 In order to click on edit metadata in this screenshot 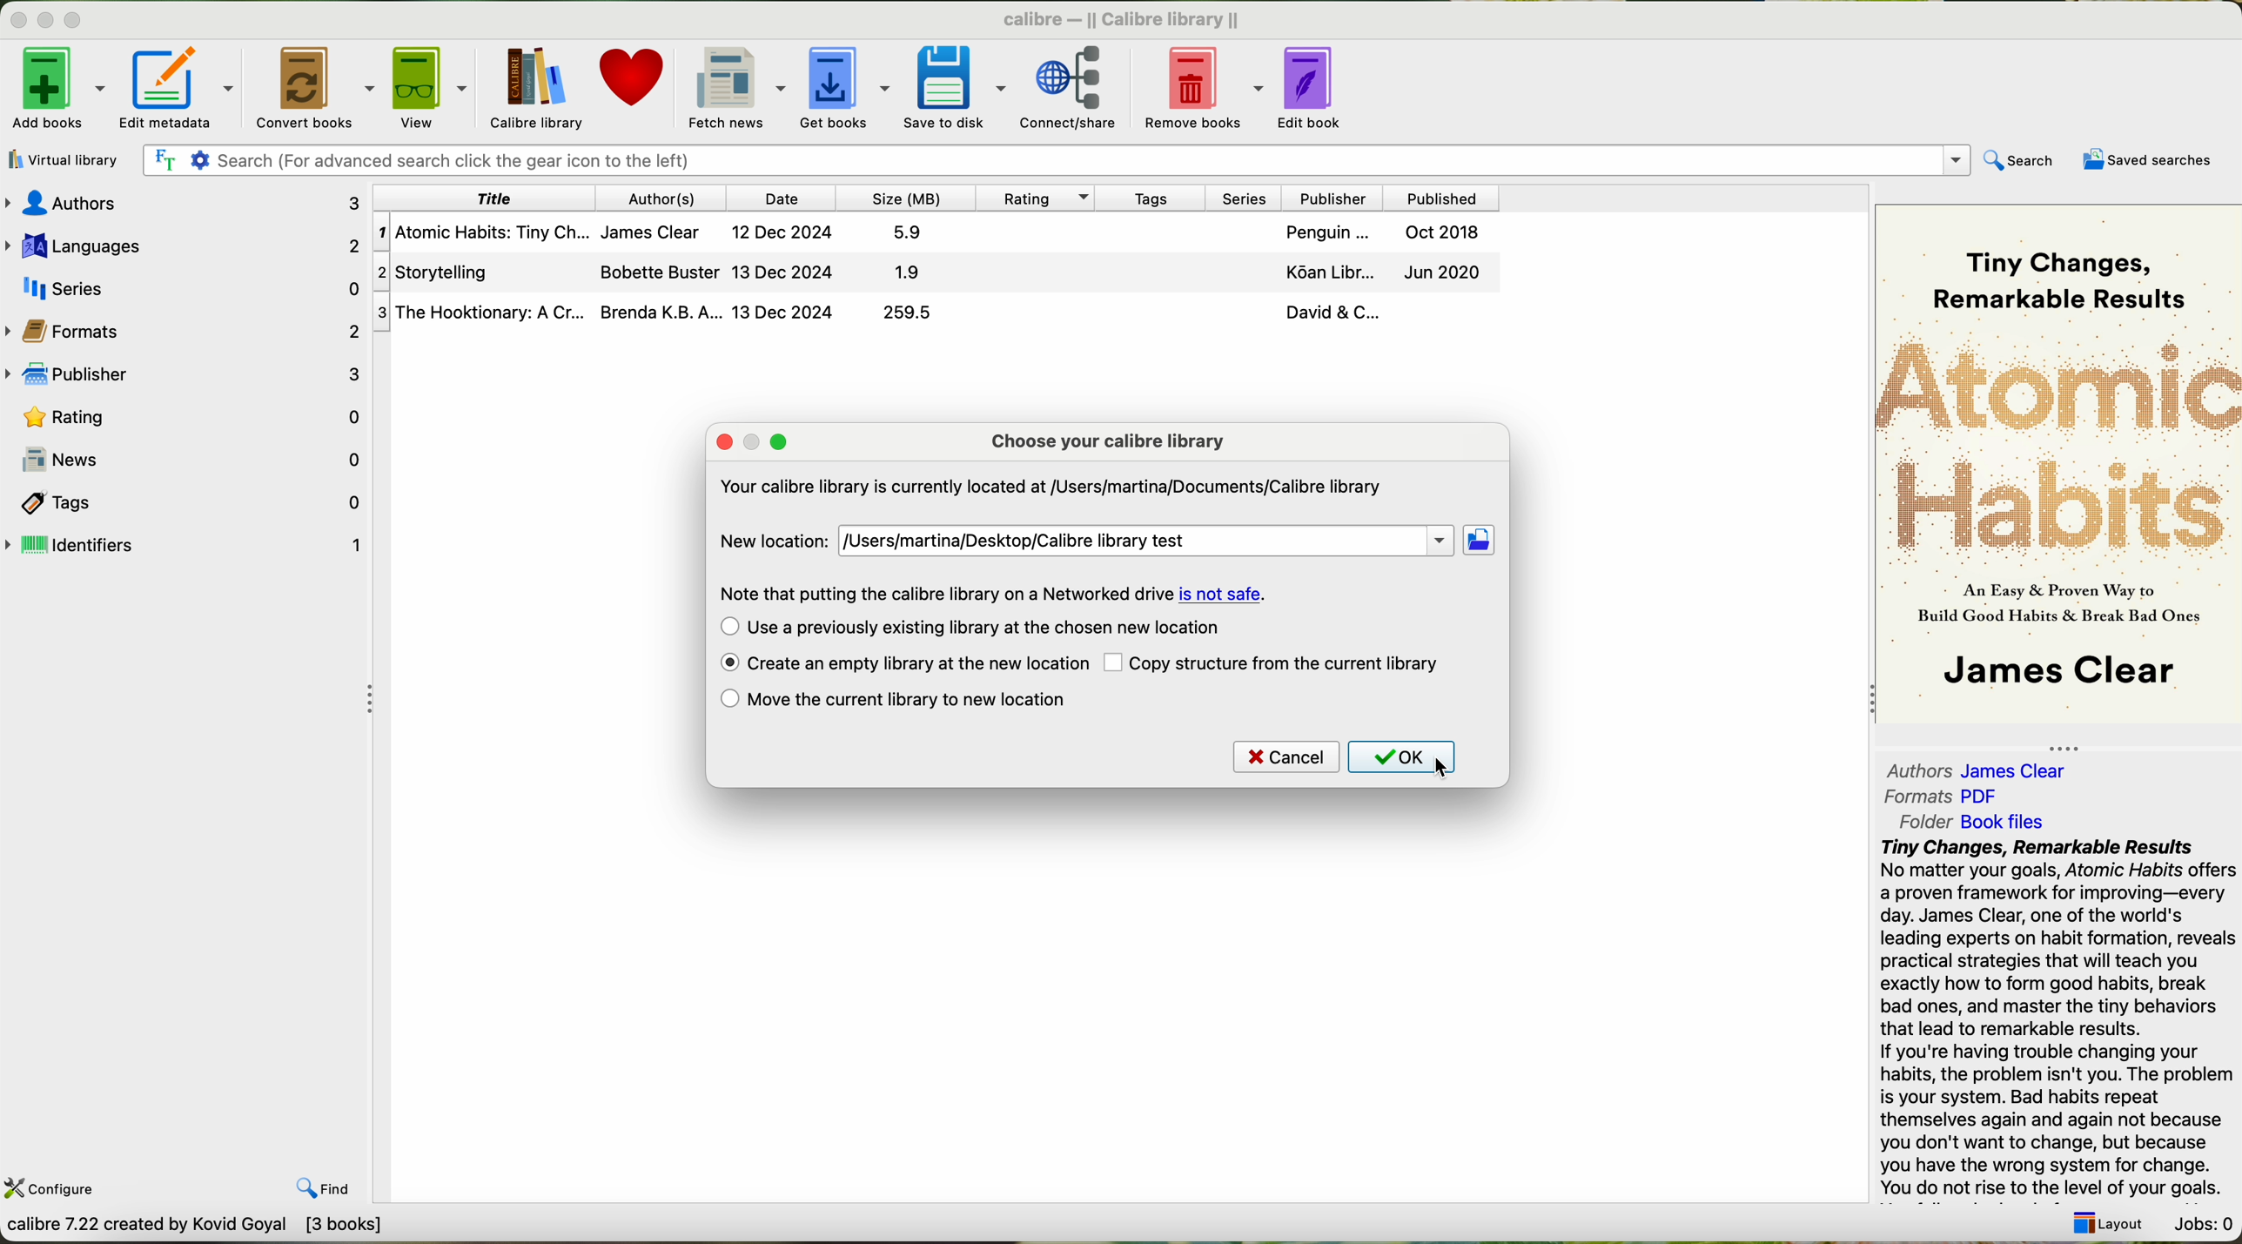, I will do `click(184, 88)`.